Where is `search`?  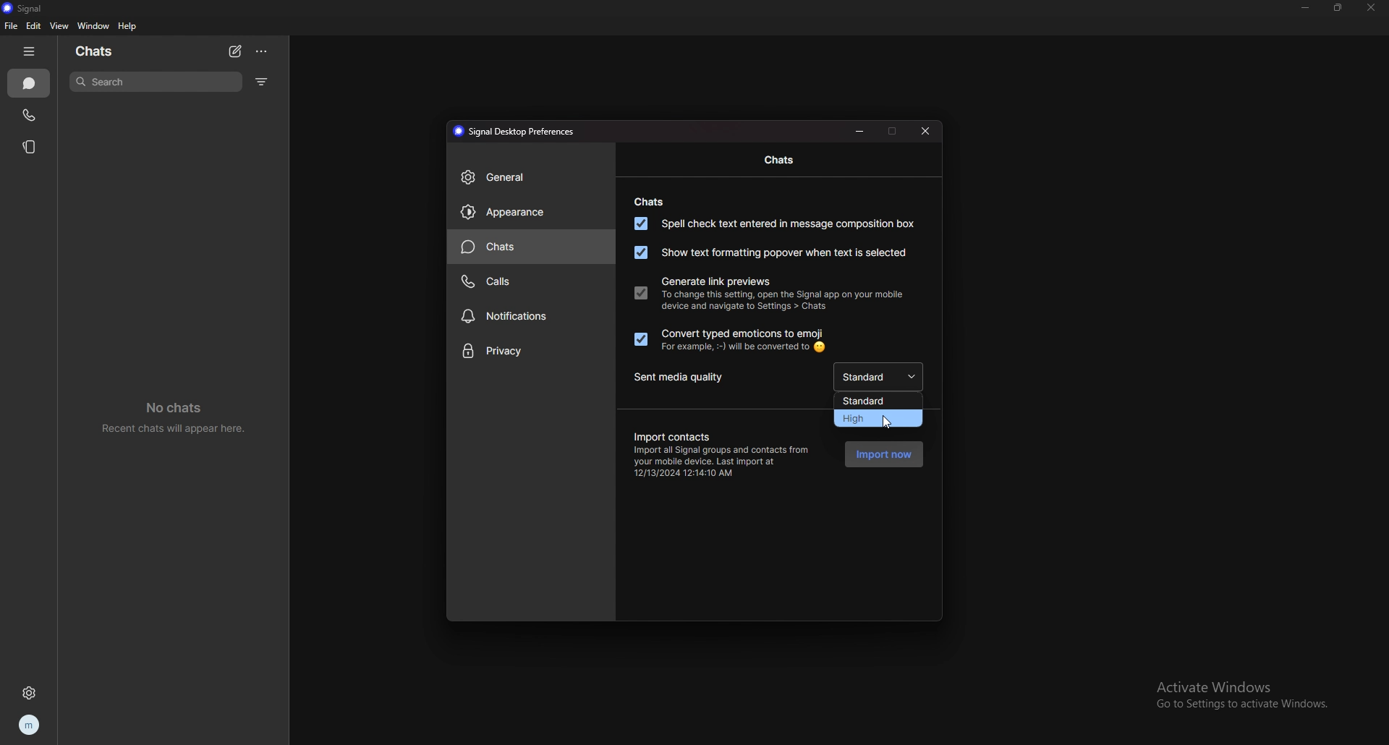
search is located at coordinates (156, 82).